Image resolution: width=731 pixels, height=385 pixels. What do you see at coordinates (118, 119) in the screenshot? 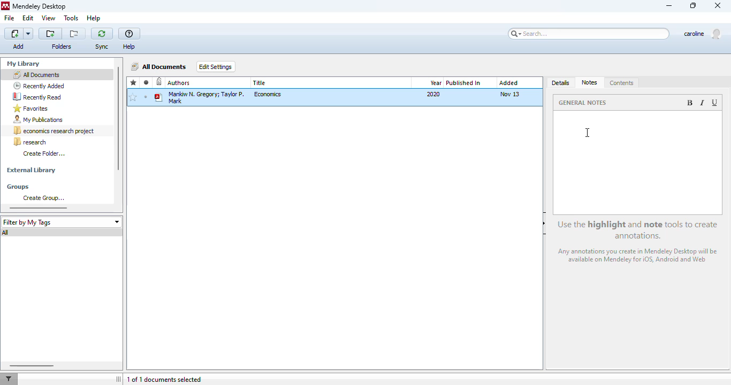
I see `vertical scroll bar` at bounding box center [118, 119].